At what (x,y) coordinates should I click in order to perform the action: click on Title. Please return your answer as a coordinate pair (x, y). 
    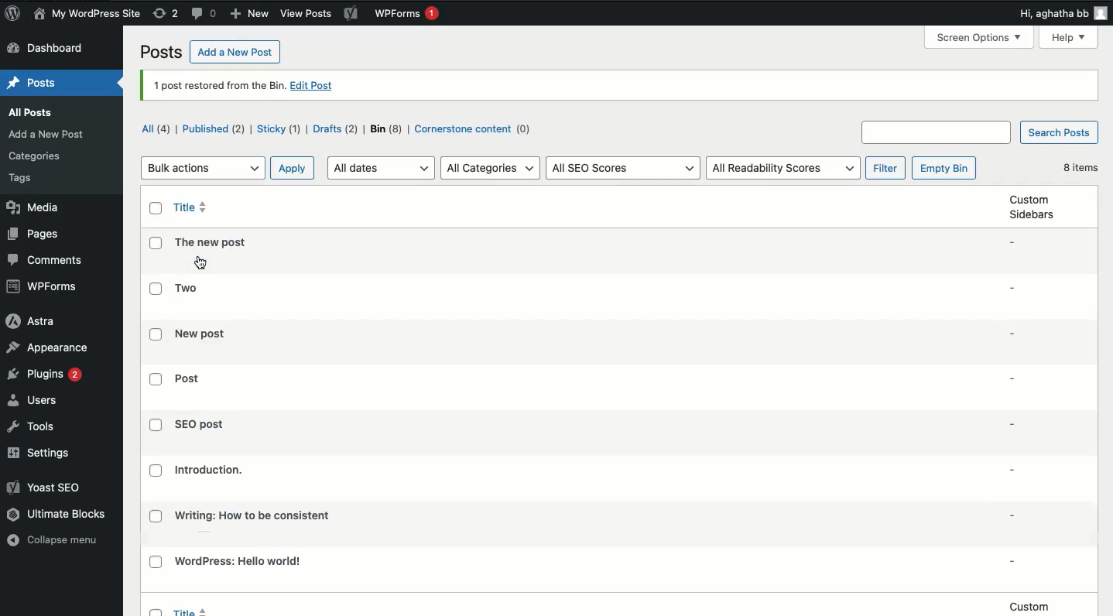
    Looking at the image, I should click on (210, 470).